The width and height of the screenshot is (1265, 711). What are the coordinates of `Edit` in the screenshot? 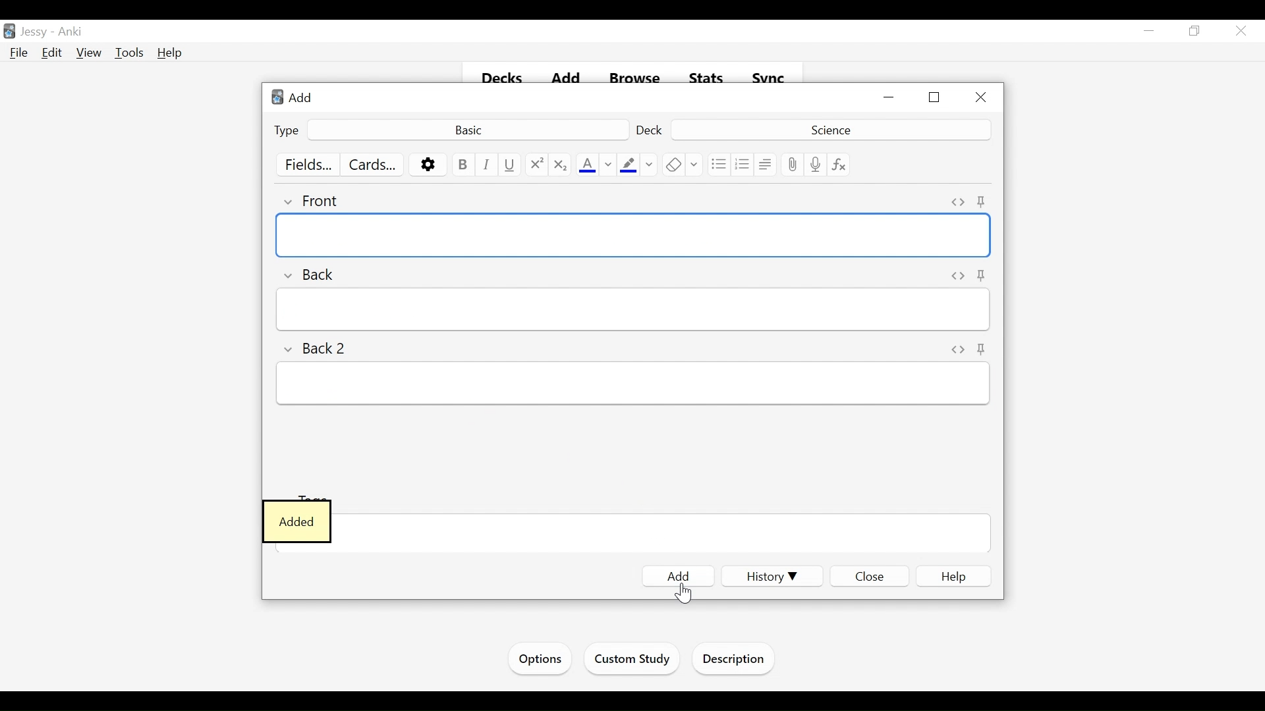 It's located at (52, 52).